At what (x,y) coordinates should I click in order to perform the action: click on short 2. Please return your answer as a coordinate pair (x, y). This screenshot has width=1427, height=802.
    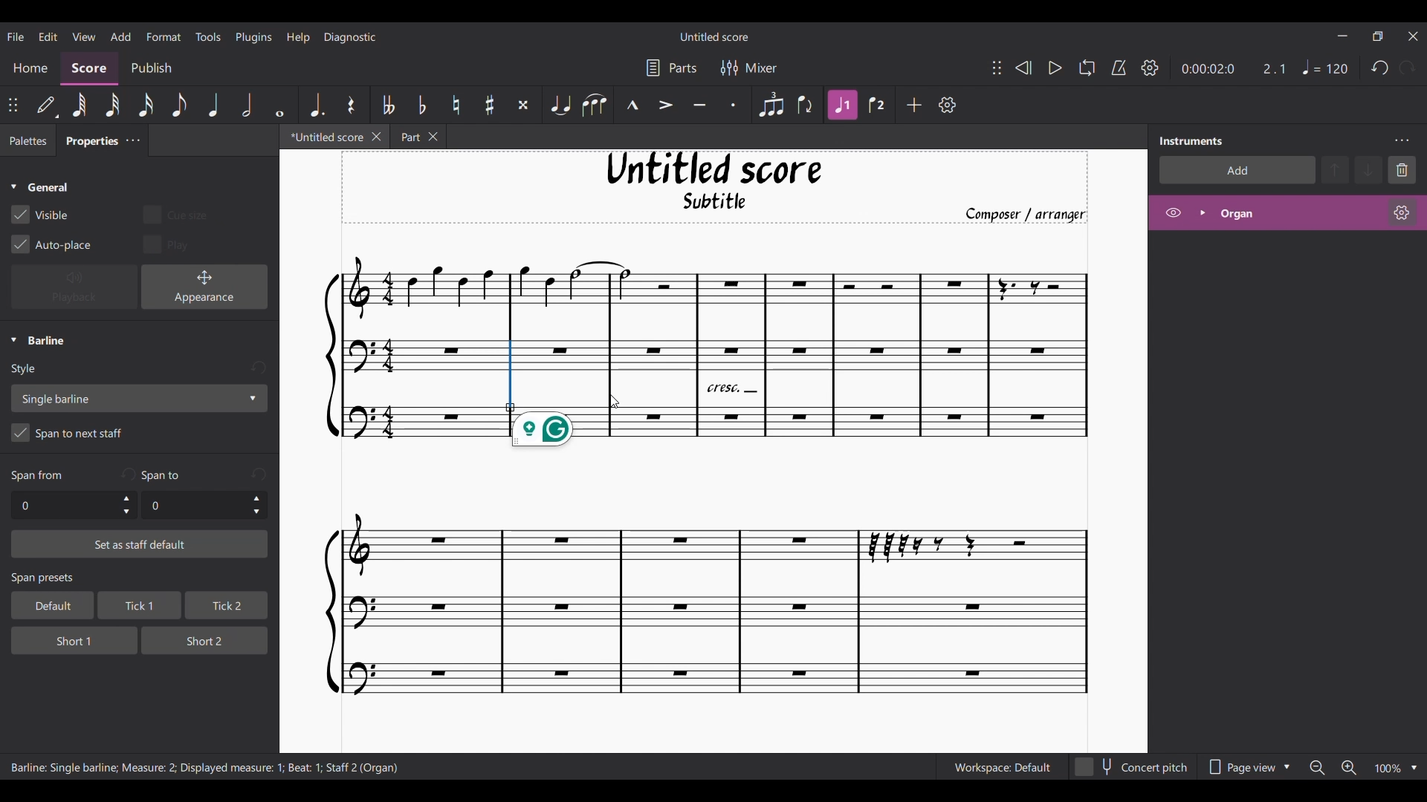
    Looking at the image, I should click on (198, 639).